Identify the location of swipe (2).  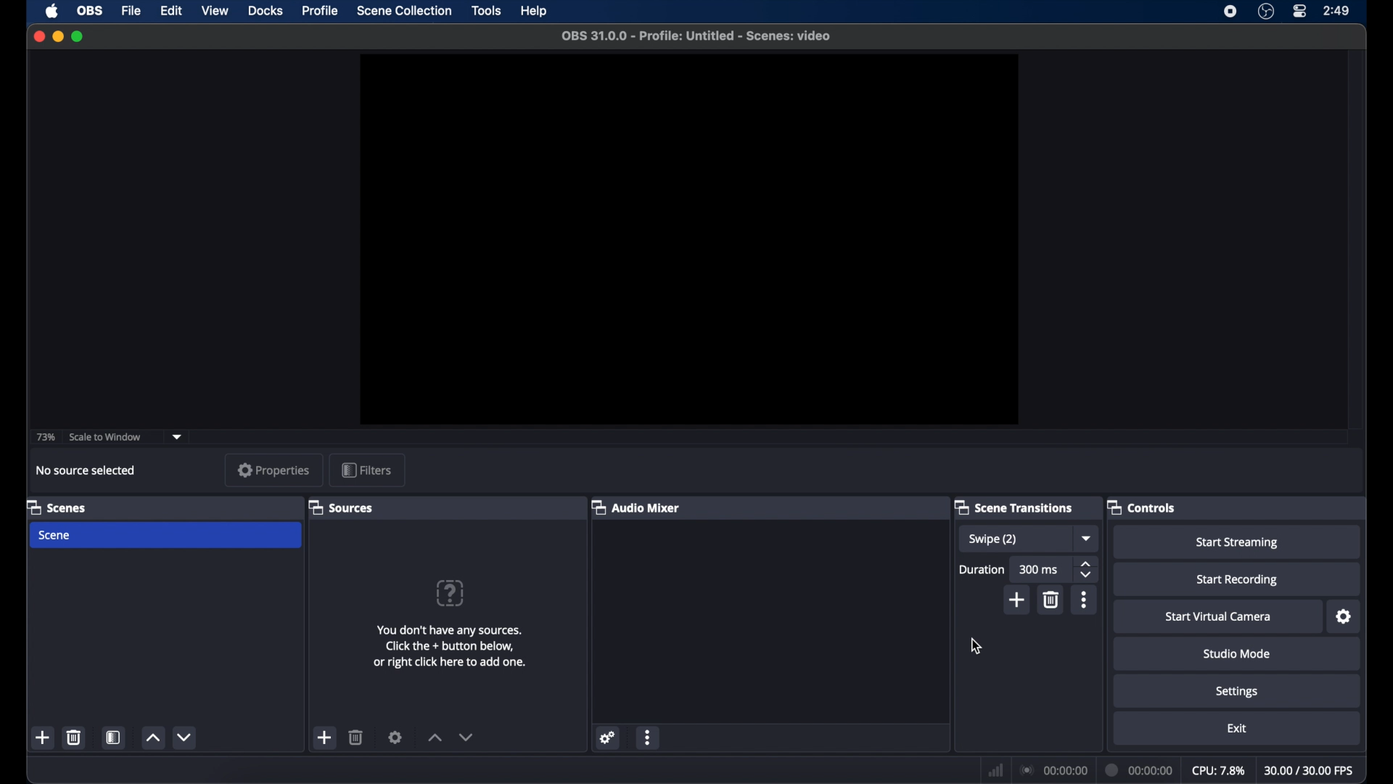
(993, 541).